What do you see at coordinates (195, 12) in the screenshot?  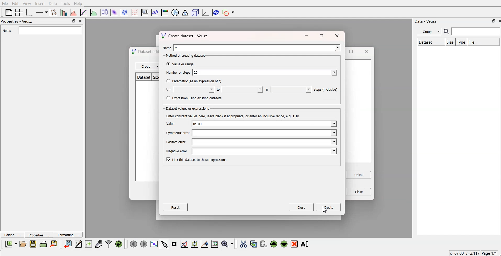 I see `3D scene` at bounding box center [195, 12].